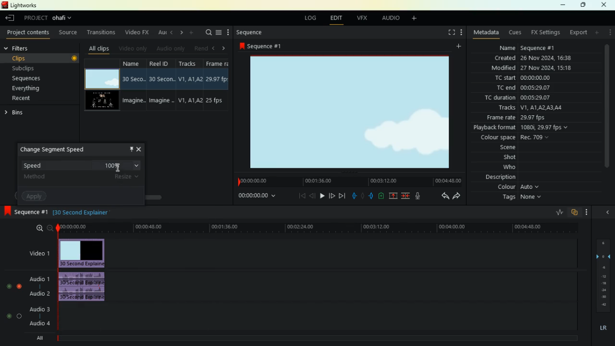 The height and width of the screenshot is (346, 615). Describe the element at coordinates (100, 78) in the screenshot. I see `video` at that location.